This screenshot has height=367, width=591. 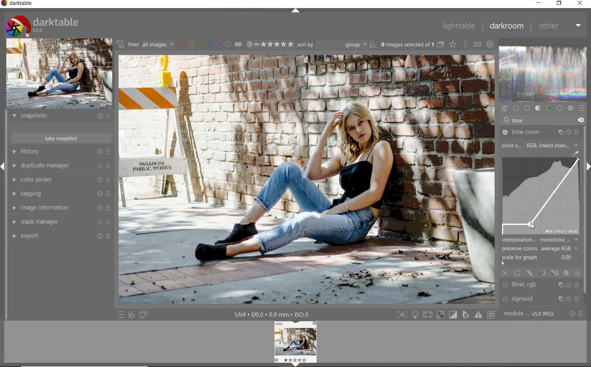 What do you see at coordinates (518, 146) in the screenshot?
I see `color s.. RGB` at bounding box center [518, 146].